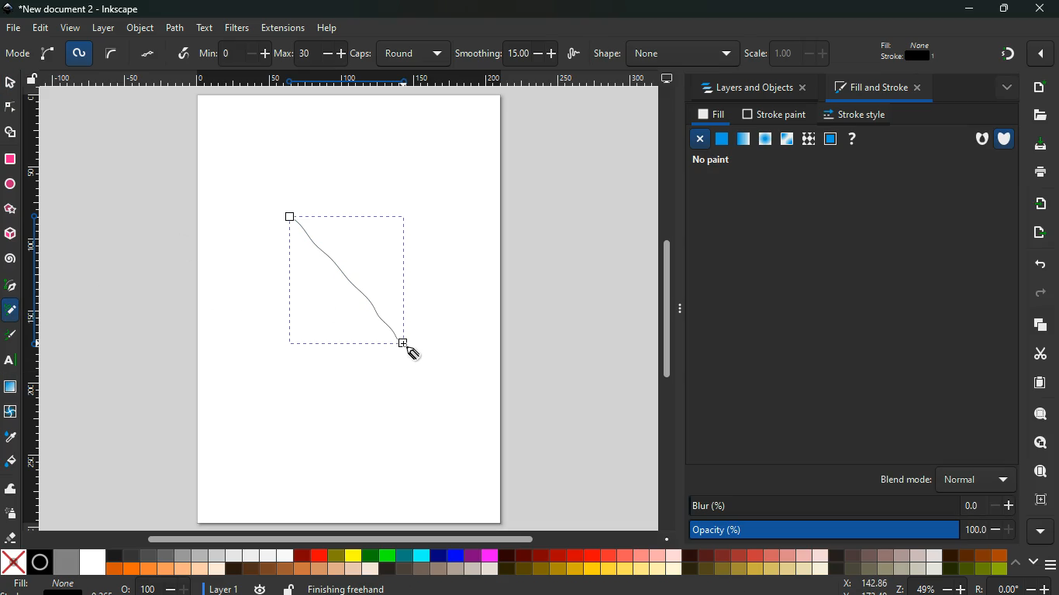 This screenshot has height=595, width=1059. Describe the element at coordinates (11, 313) in the screenshot. I see `pencil tool` at that location.